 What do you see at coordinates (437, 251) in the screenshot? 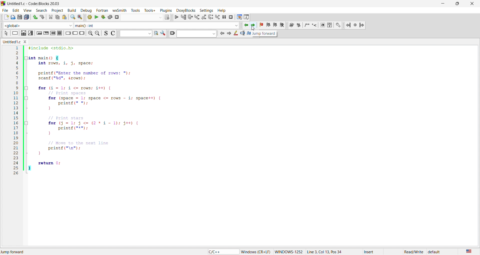
I see `default` at bounding box center [437, 251].